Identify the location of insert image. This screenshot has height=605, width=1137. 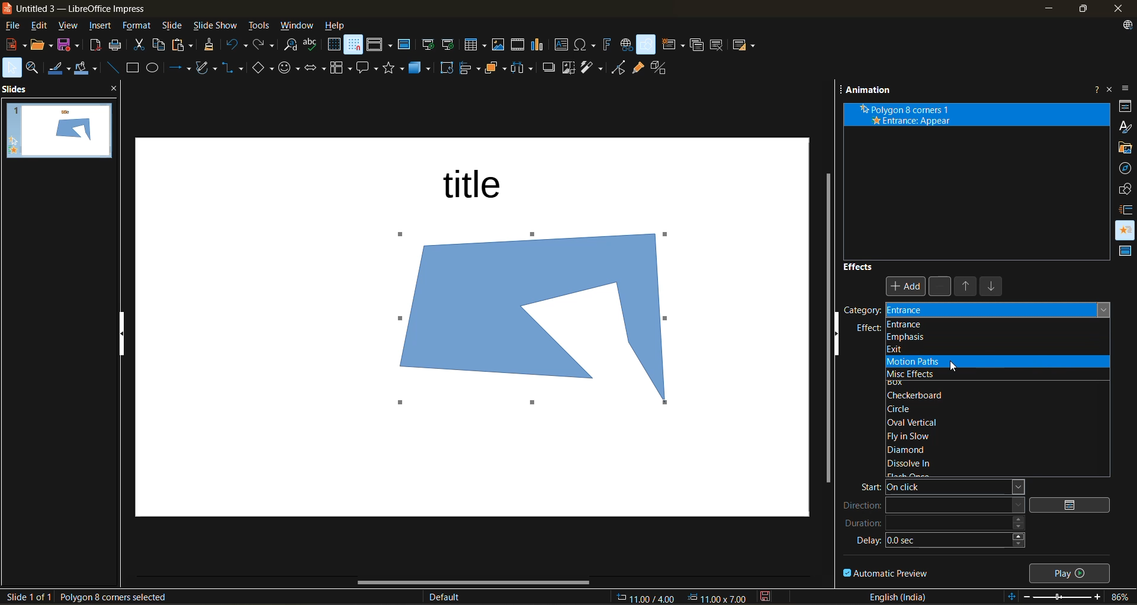
(497, 44).